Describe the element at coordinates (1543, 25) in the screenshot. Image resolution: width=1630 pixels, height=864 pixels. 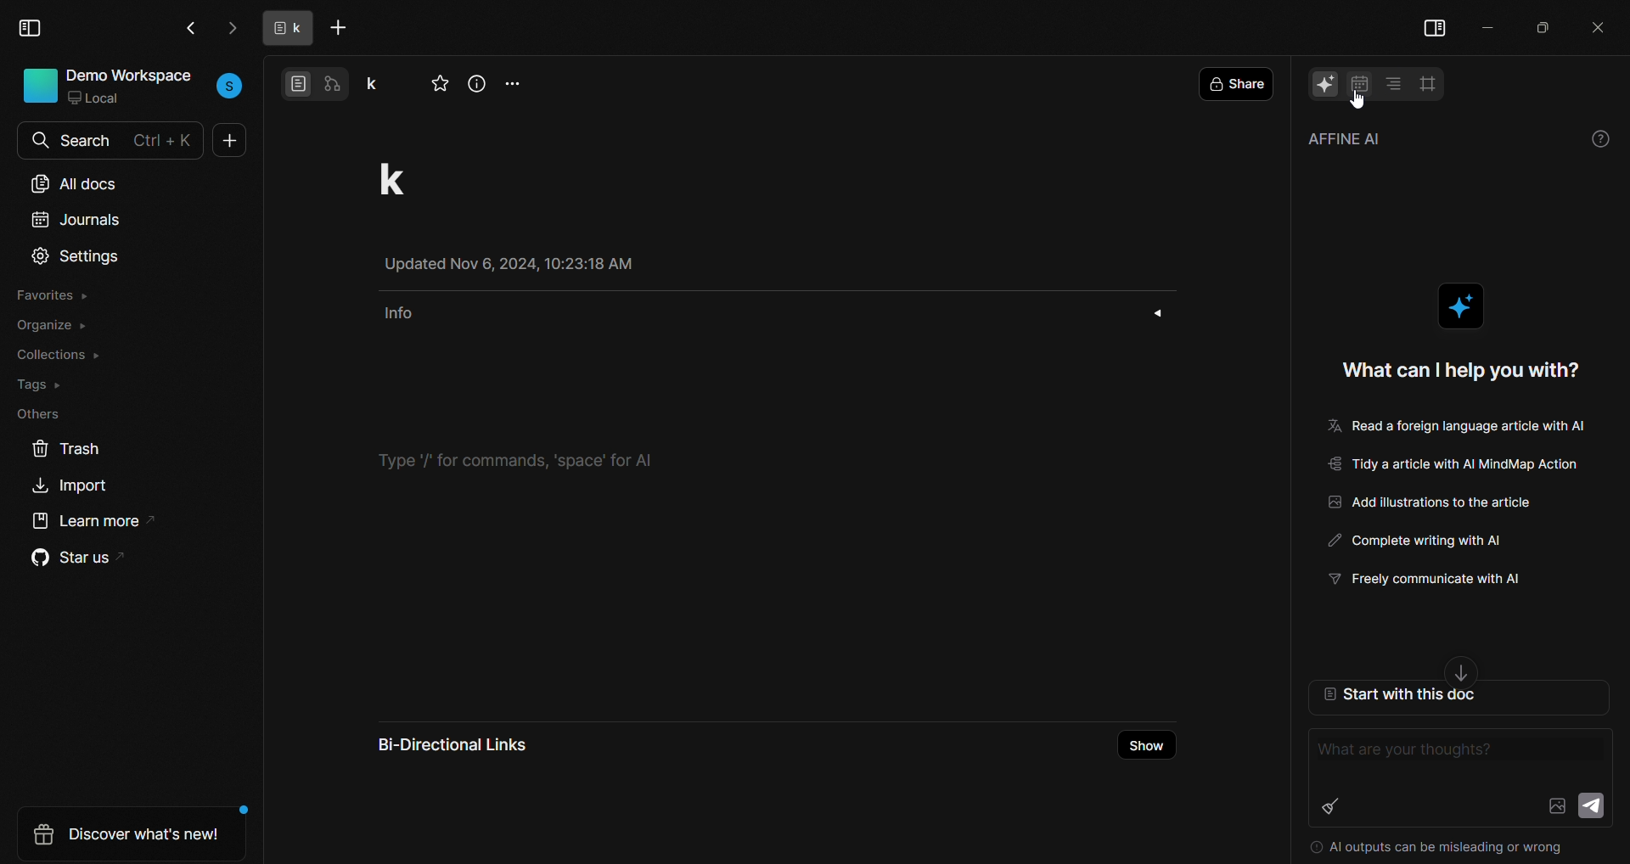
I see `resize` at that location.